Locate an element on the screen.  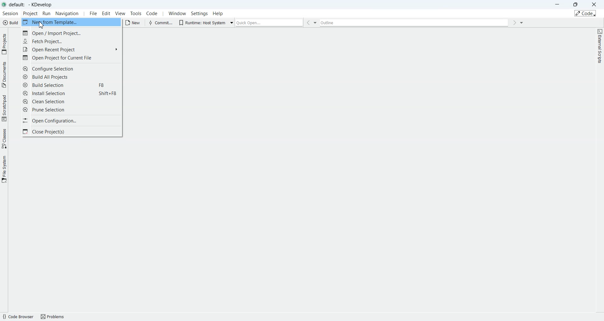
Minimize is located at coordinates (558, 4).